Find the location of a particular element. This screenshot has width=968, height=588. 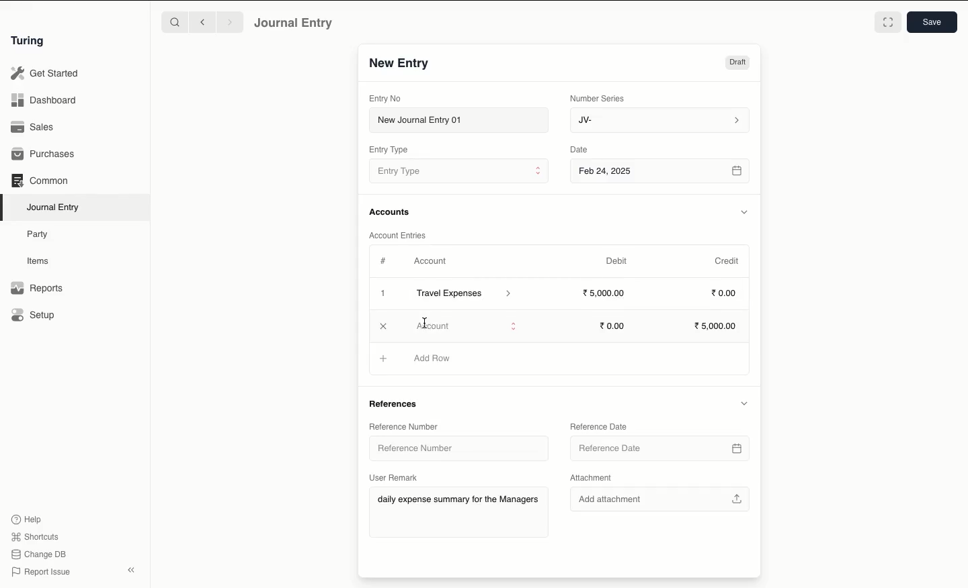

Account is located at coordinates (431, 261).